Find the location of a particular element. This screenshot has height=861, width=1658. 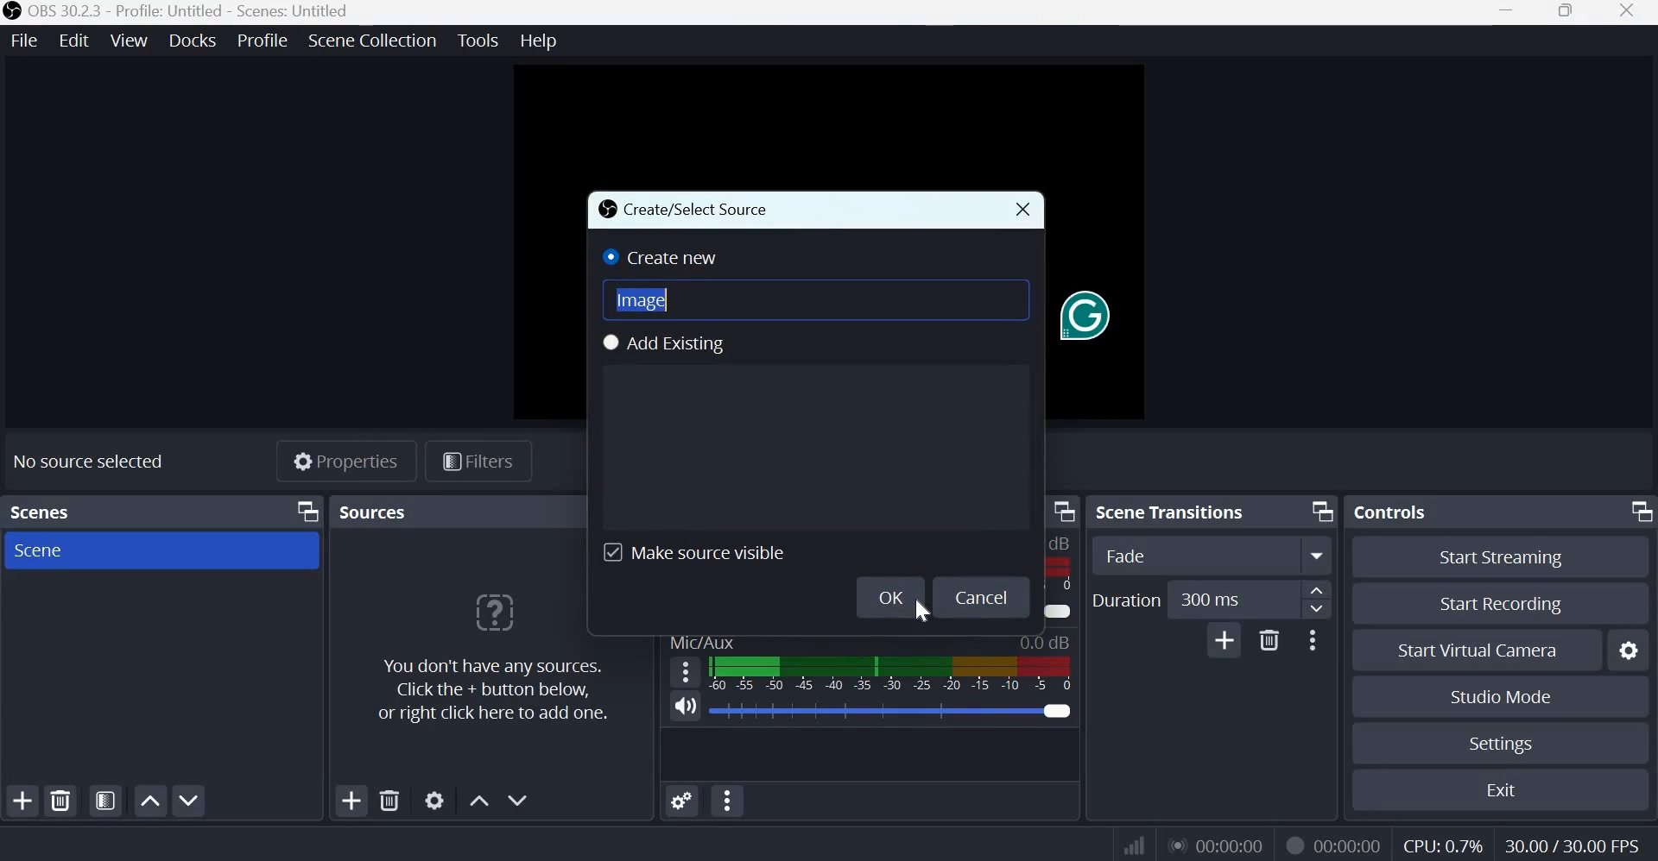

30.00/30.00 FPS is located at coordinates (1578, 843).